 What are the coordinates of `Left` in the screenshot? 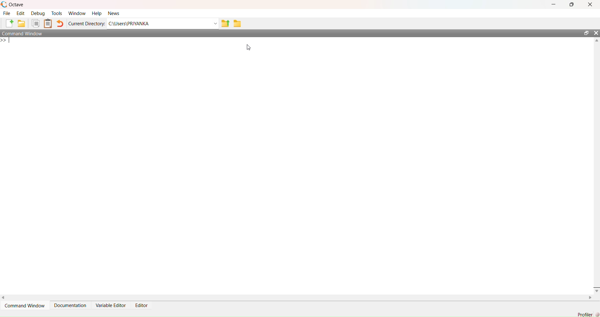 It's located at (6, 297).